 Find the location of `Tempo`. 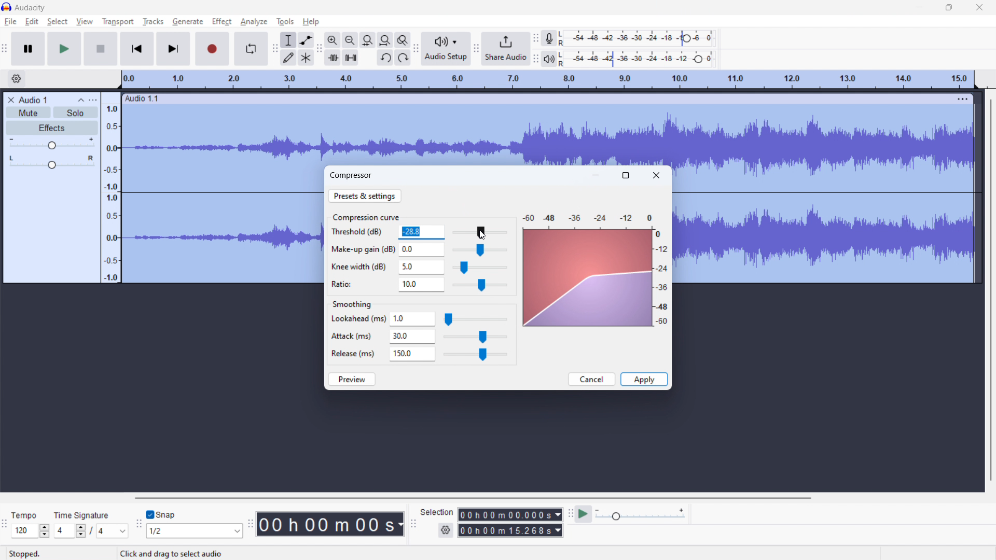

Tempo is located at coordinates (27, 512).